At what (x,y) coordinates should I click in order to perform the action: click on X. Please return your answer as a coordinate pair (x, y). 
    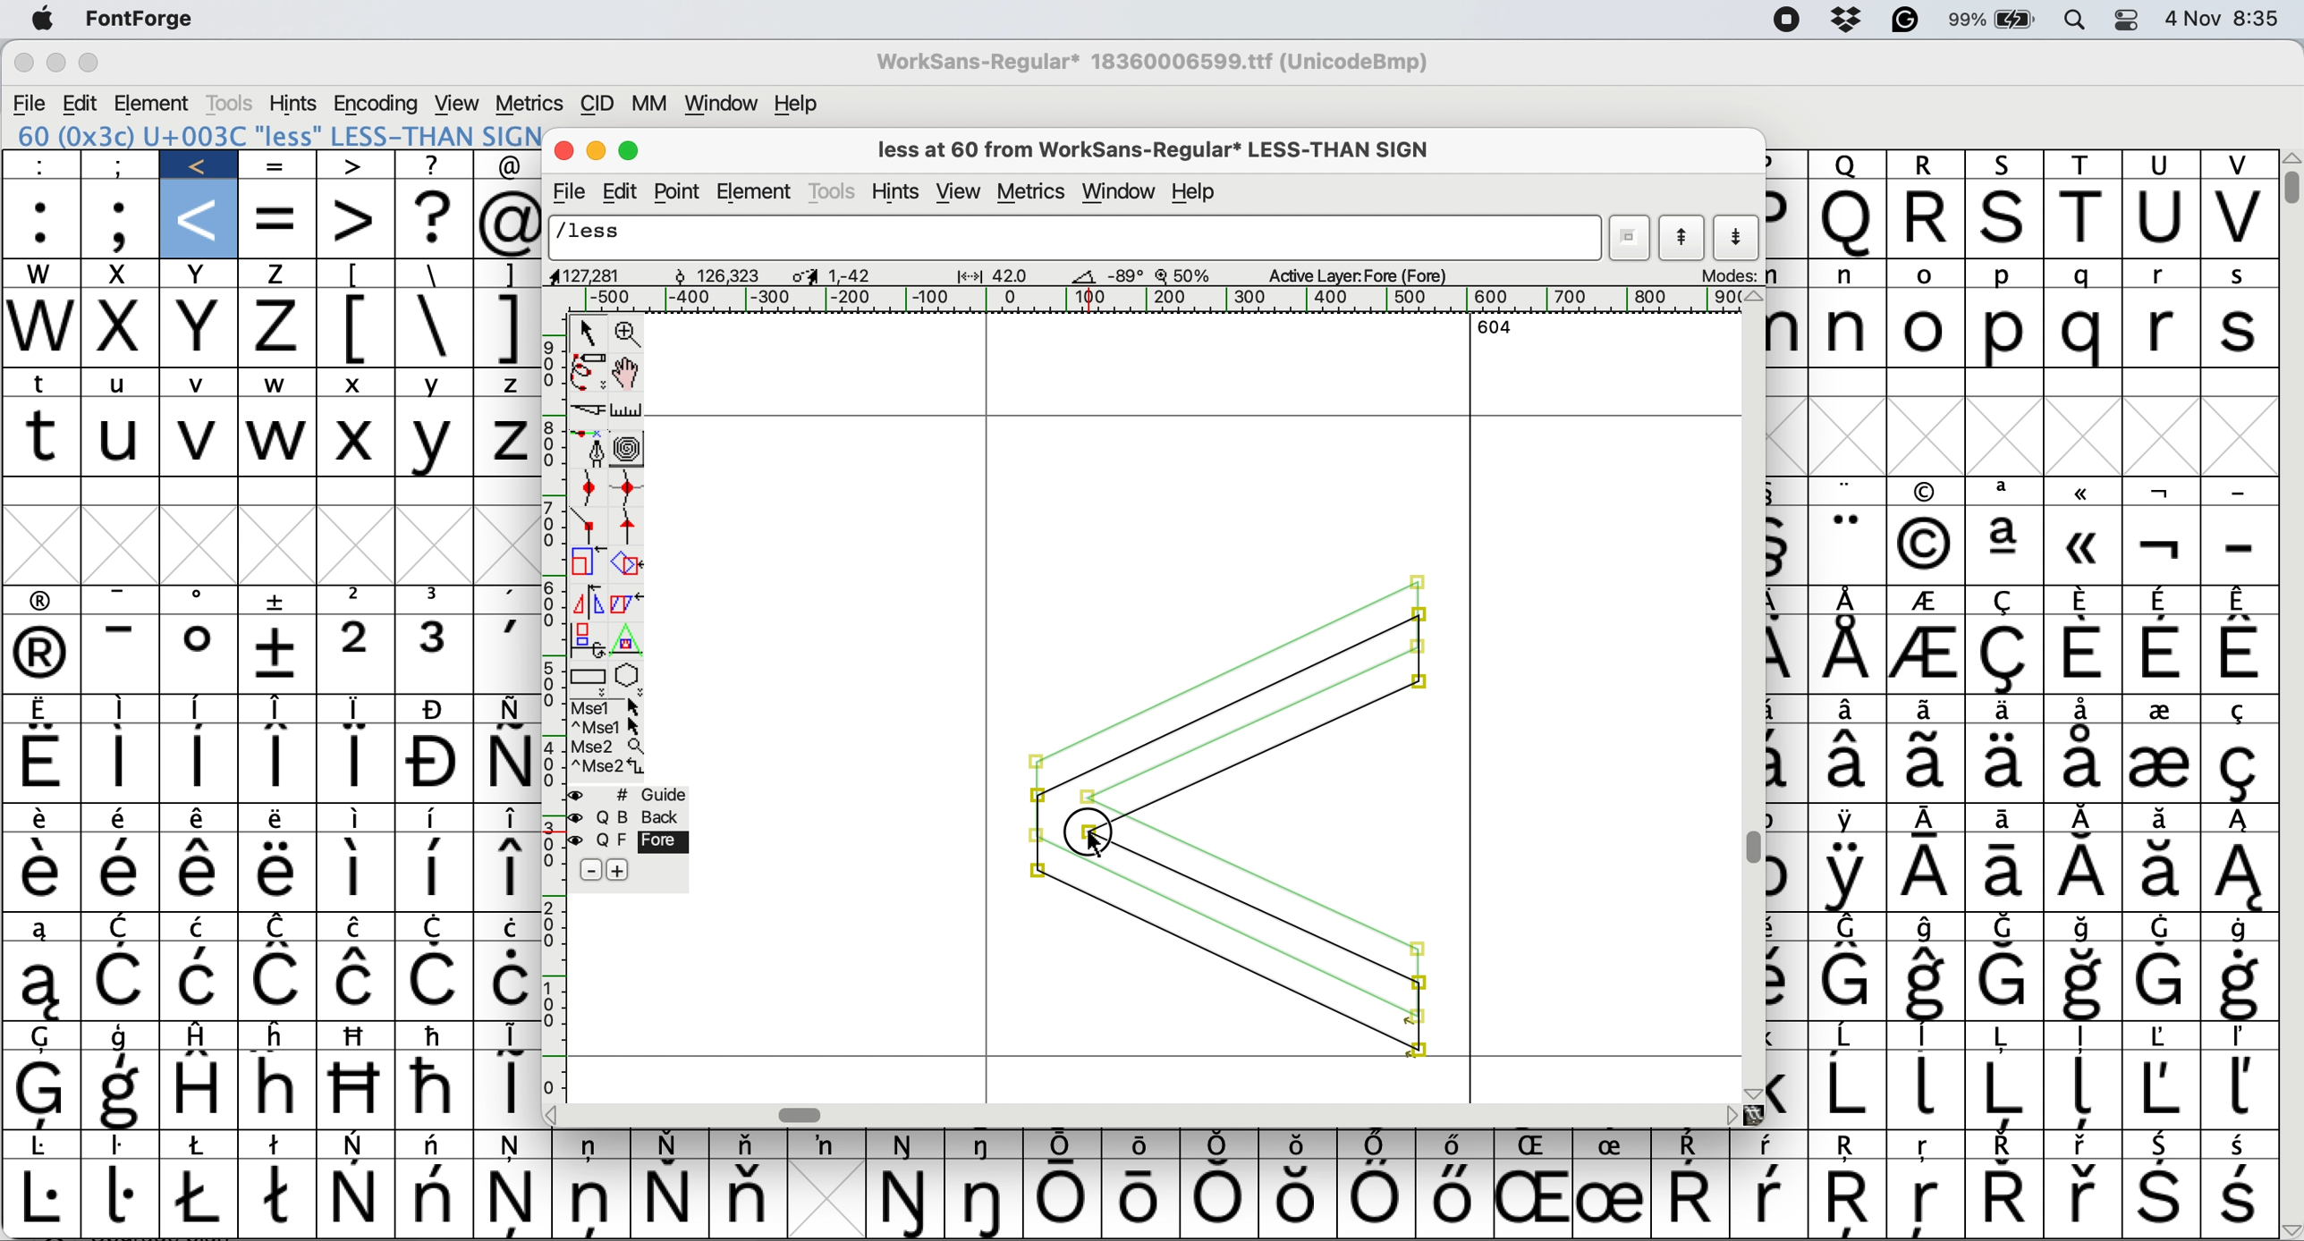
    Looking at the image, I should click on (355, 439).